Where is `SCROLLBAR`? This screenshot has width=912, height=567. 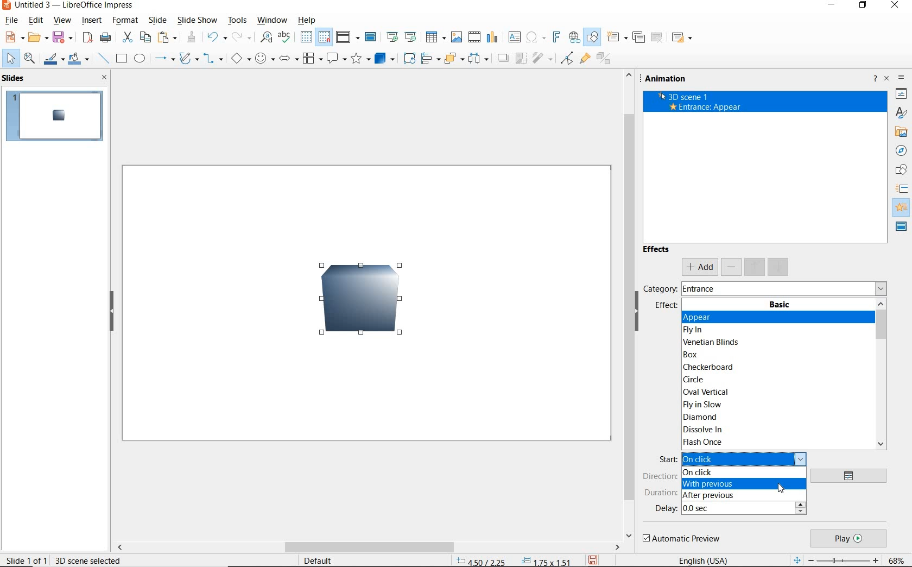 SCROLLBAR is located at coordinates (628, 305).